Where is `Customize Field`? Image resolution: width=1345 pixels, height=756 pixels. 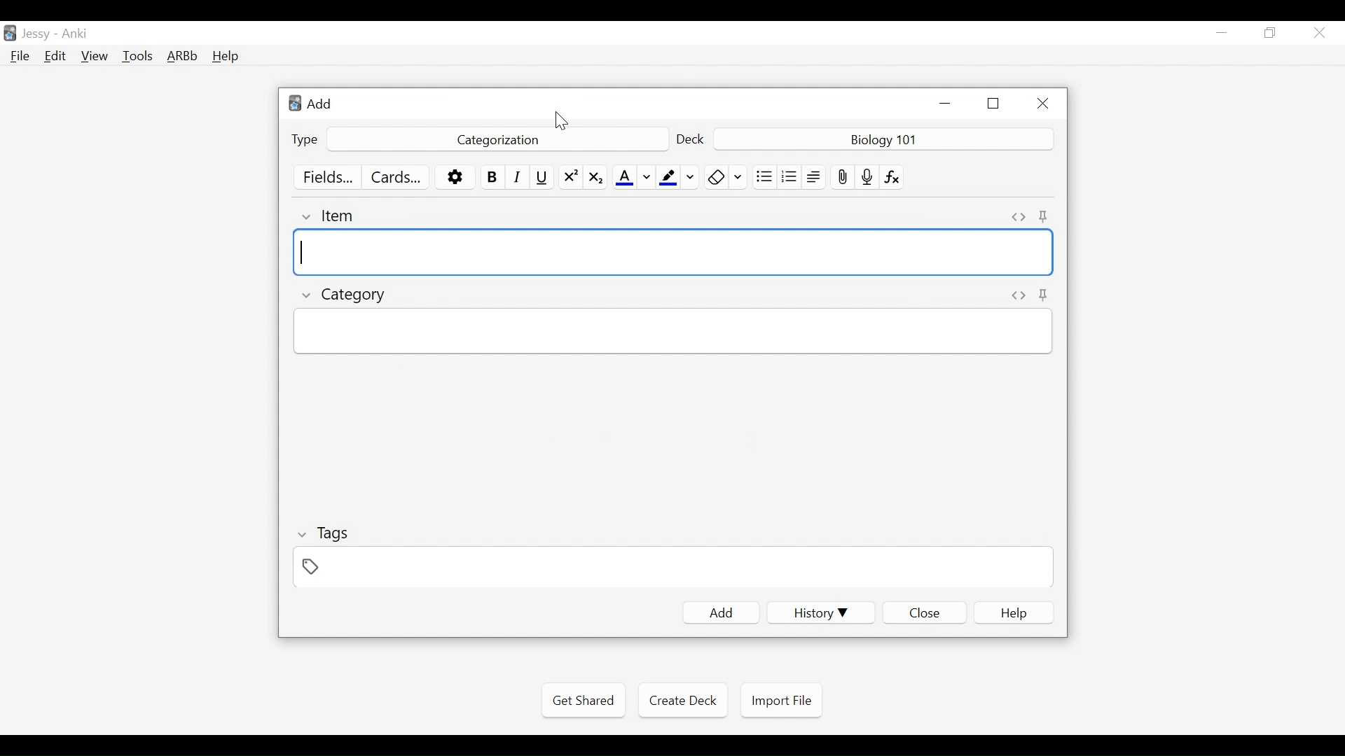
Customize Field is located at coordinates (327, 176).